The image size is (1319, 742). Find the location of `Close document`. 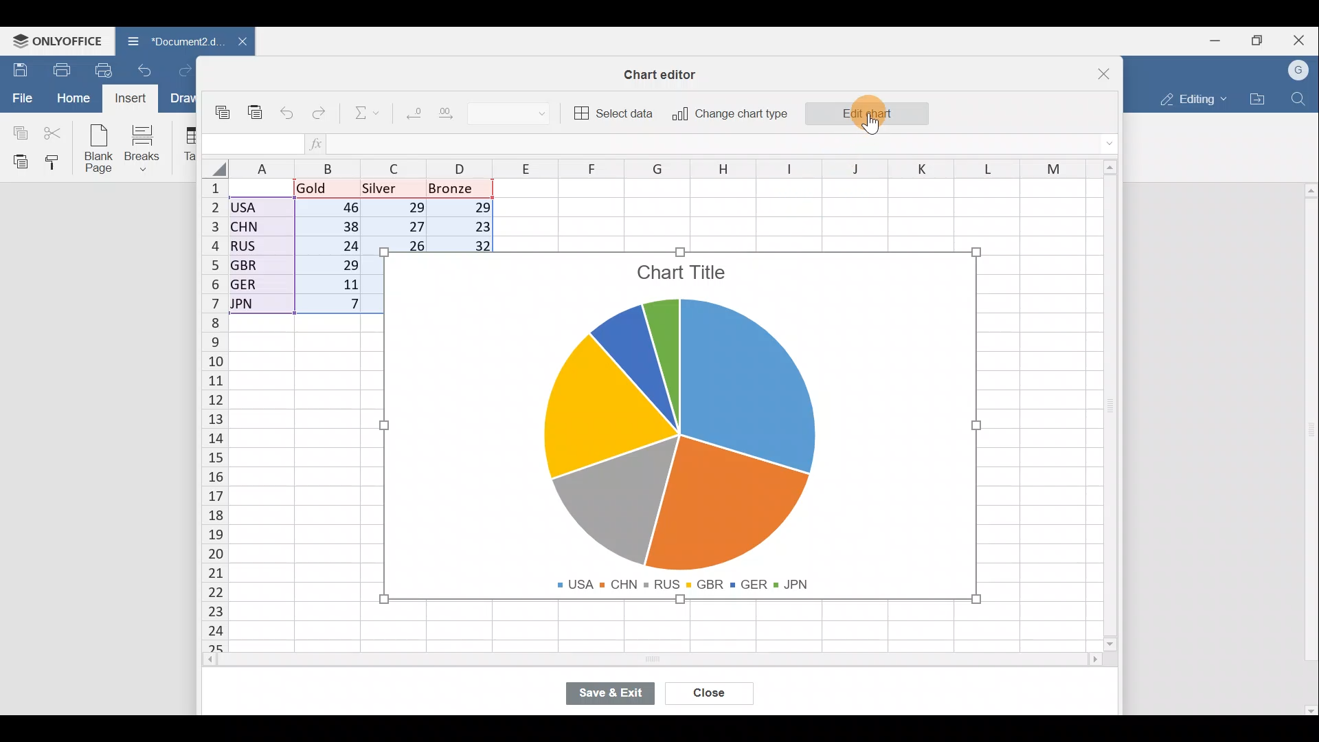

Close document is located at coordinates (240, 42).